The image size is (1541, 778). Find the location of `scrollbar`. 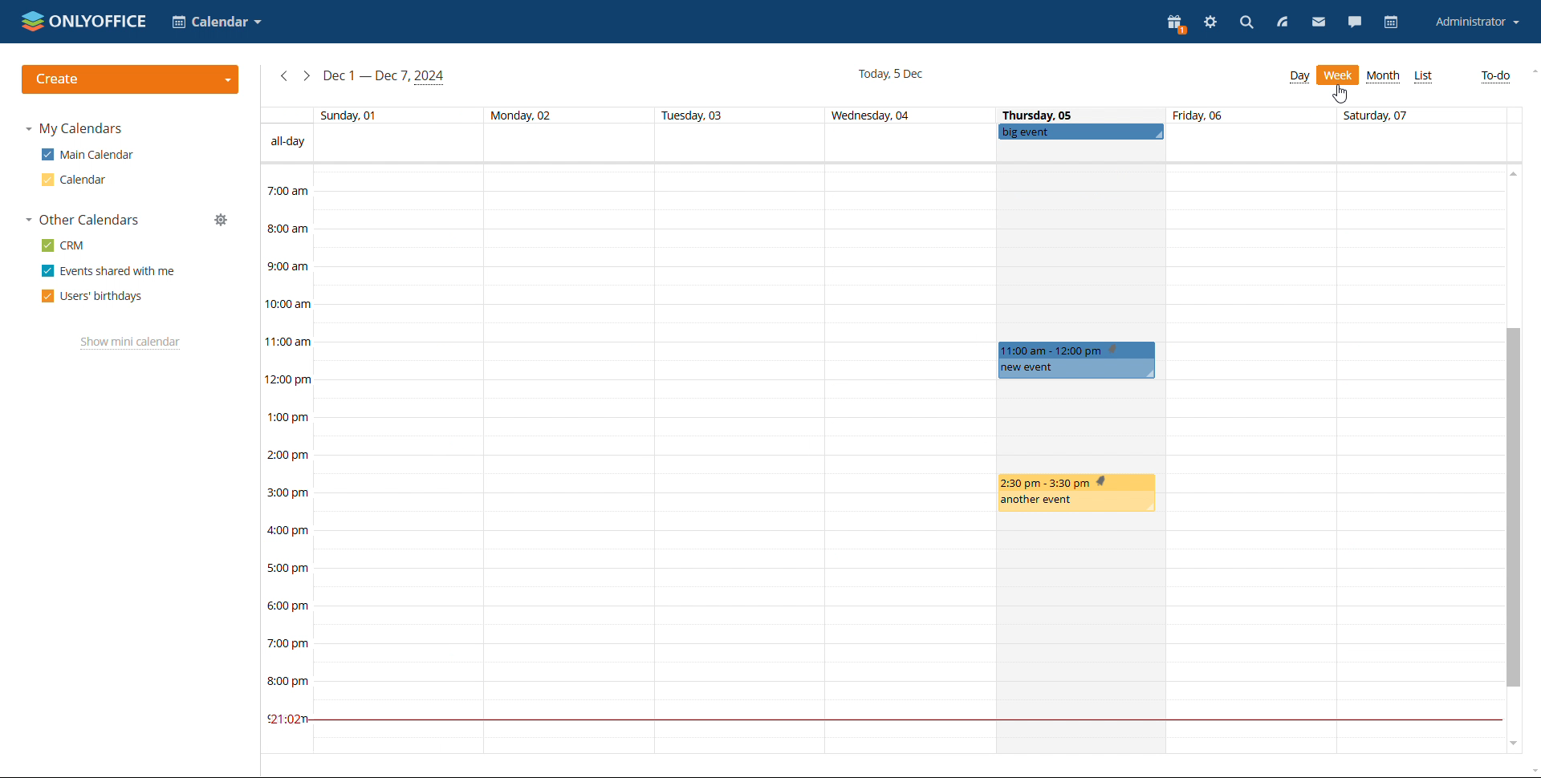

scrollbar is located at coordinates (1512, 508).